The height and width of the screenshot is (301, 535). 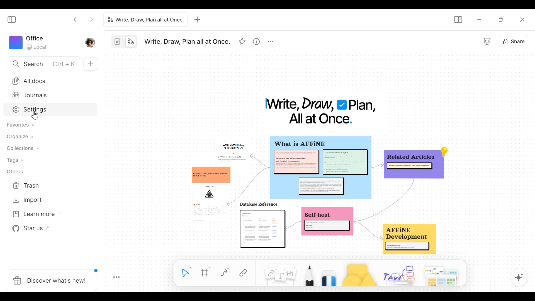 What do you see at coordinates (519, 278) in the screenshot?
I see `AFFiNE AI` at bounding box center [519, 278].